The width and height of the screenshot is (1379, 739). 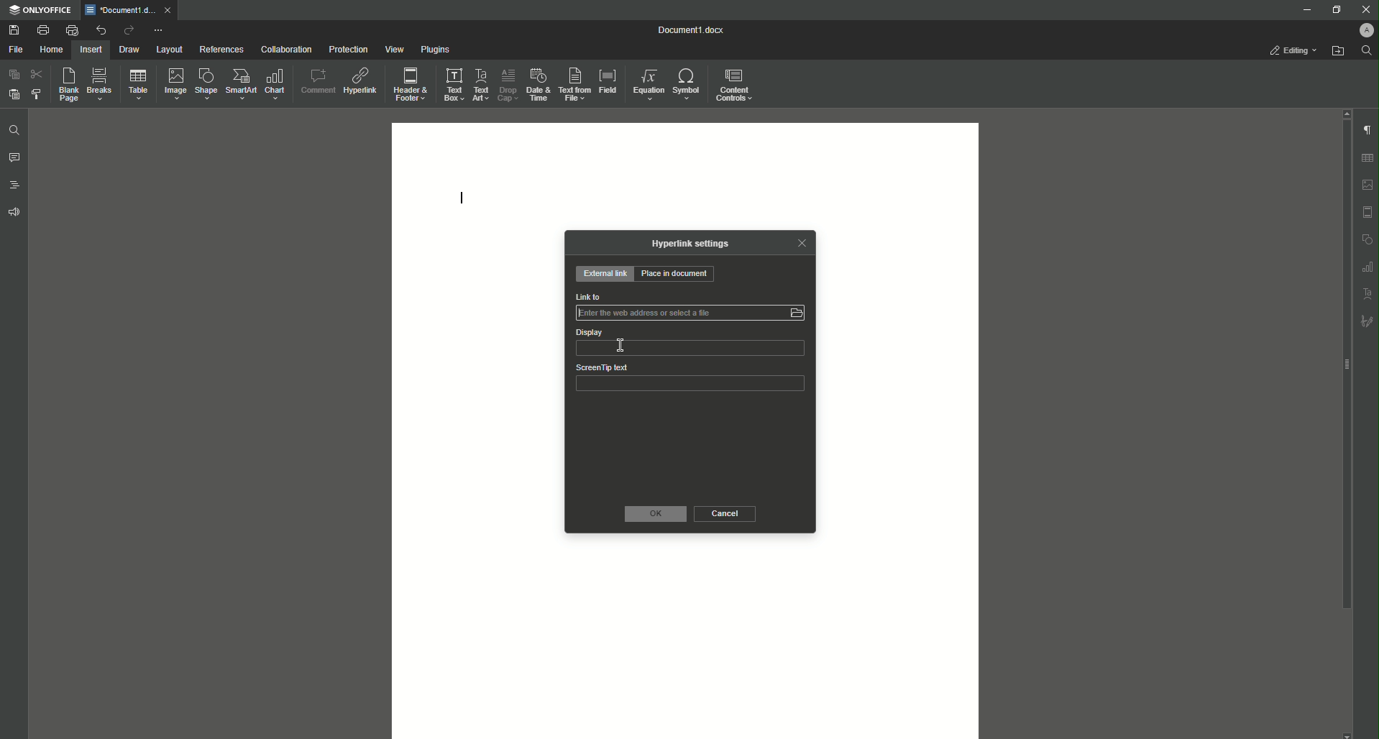 I want to click on OK, so click(x=655, y=513).